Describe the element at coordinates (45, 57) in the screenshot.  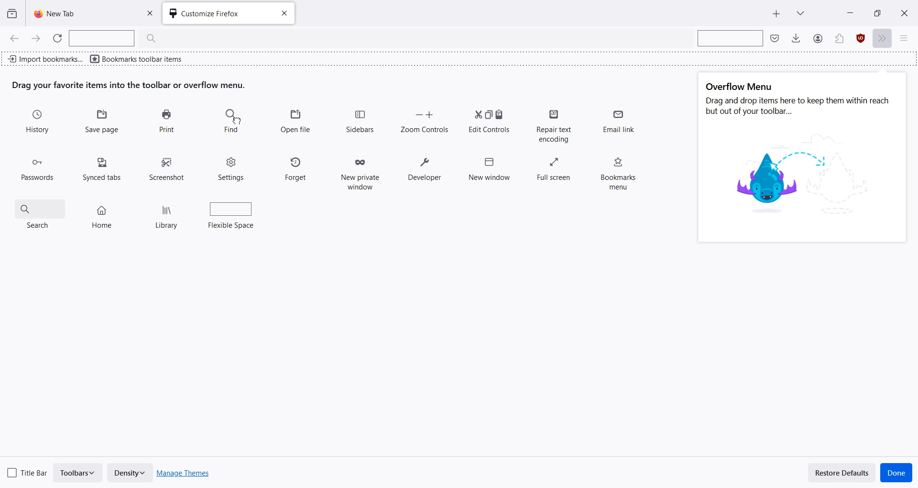
I see `Import bookmark` at that location.